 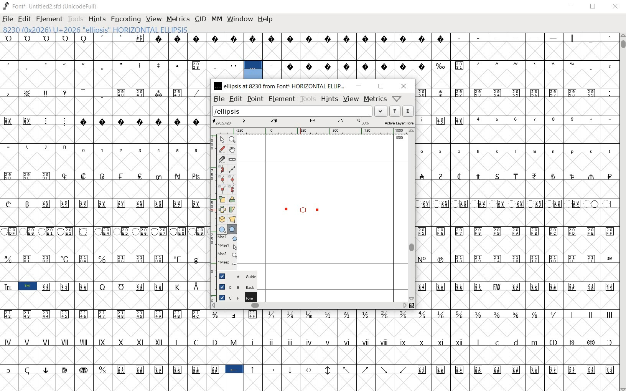 I want to click on glyph characters, so click(x=516, y=197).